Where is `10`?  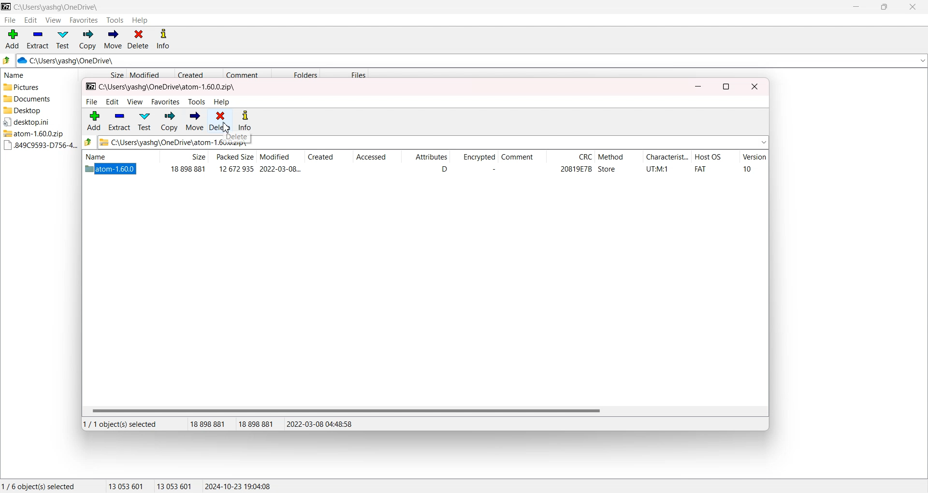
10 is located at coordinates (747, 169).